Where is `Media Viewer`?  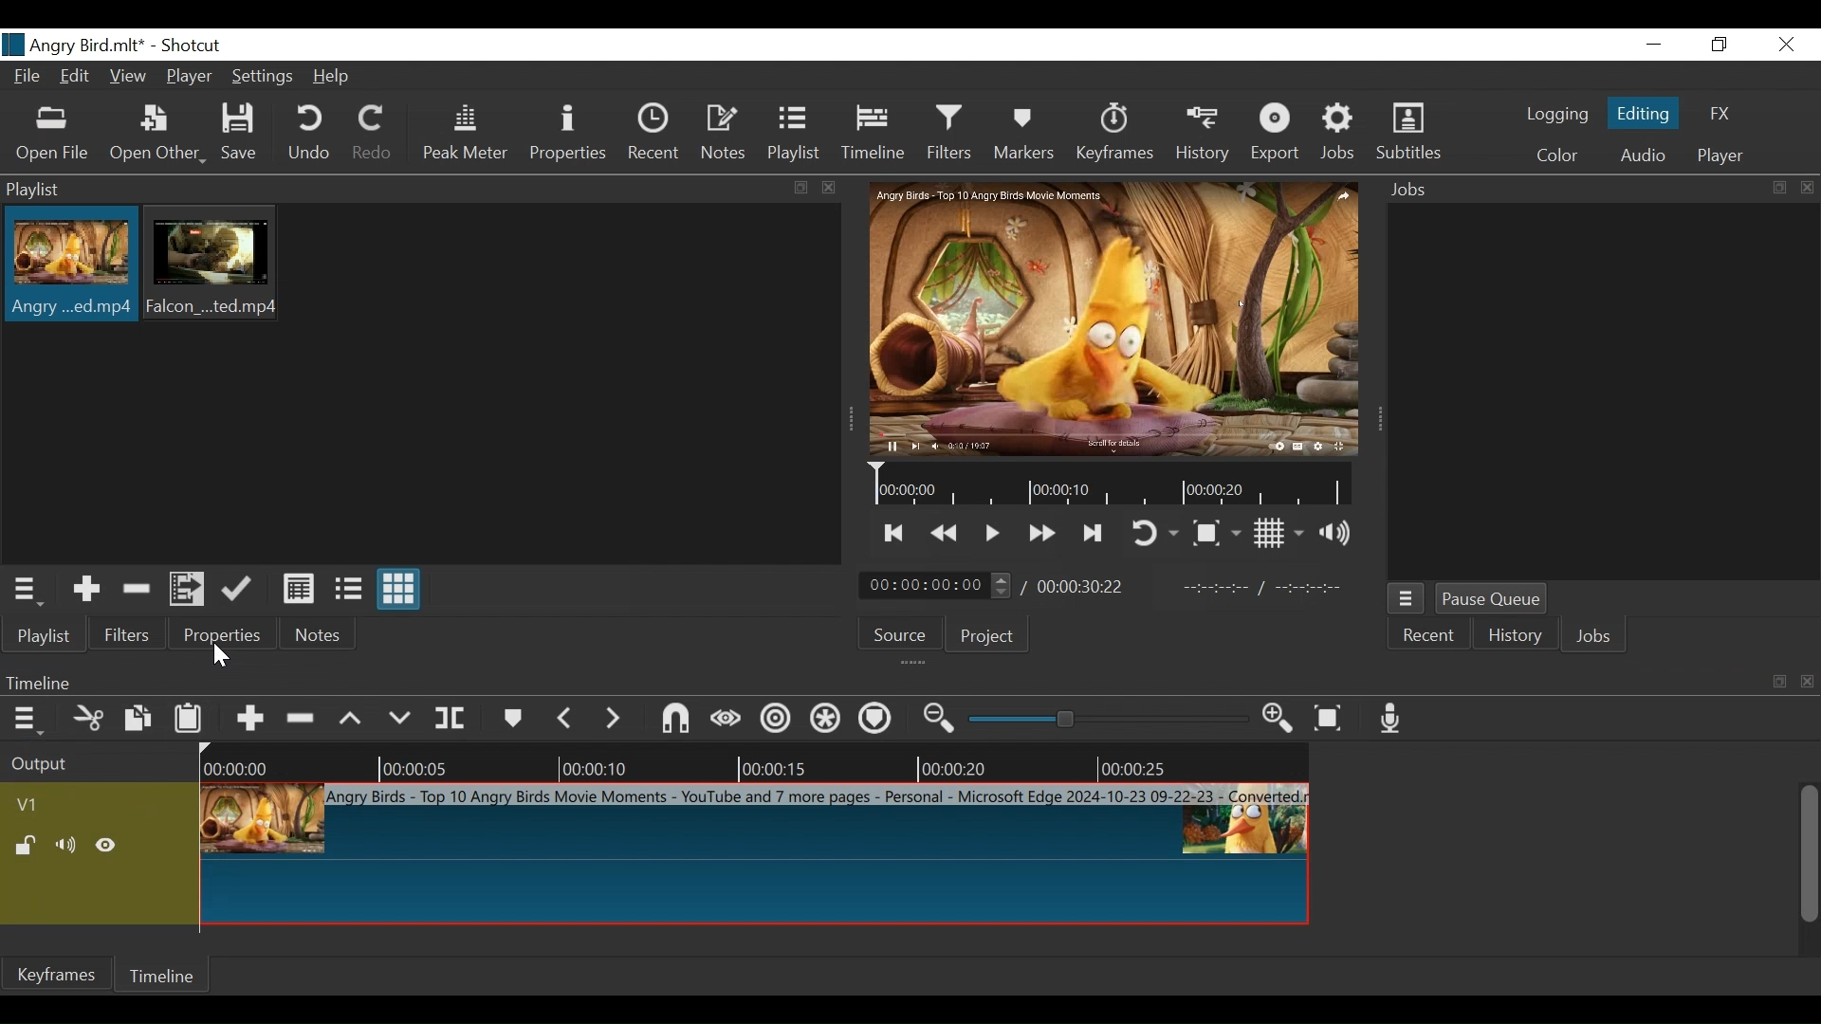
Media Viewer is located at coordinates (1114, 314).